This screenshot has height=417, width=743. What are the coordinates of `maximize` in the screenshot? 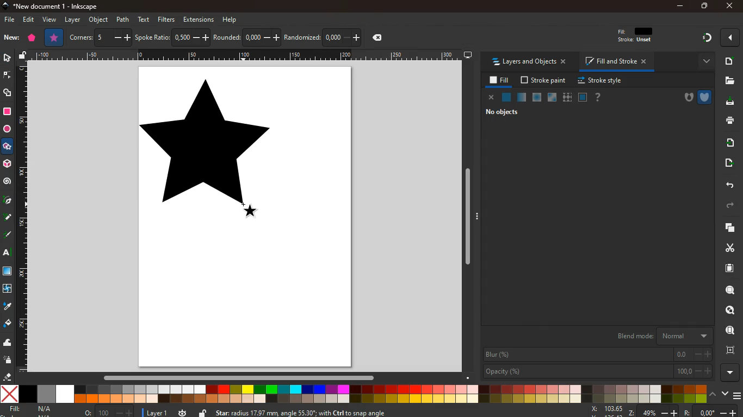 It's located at (703, 5).